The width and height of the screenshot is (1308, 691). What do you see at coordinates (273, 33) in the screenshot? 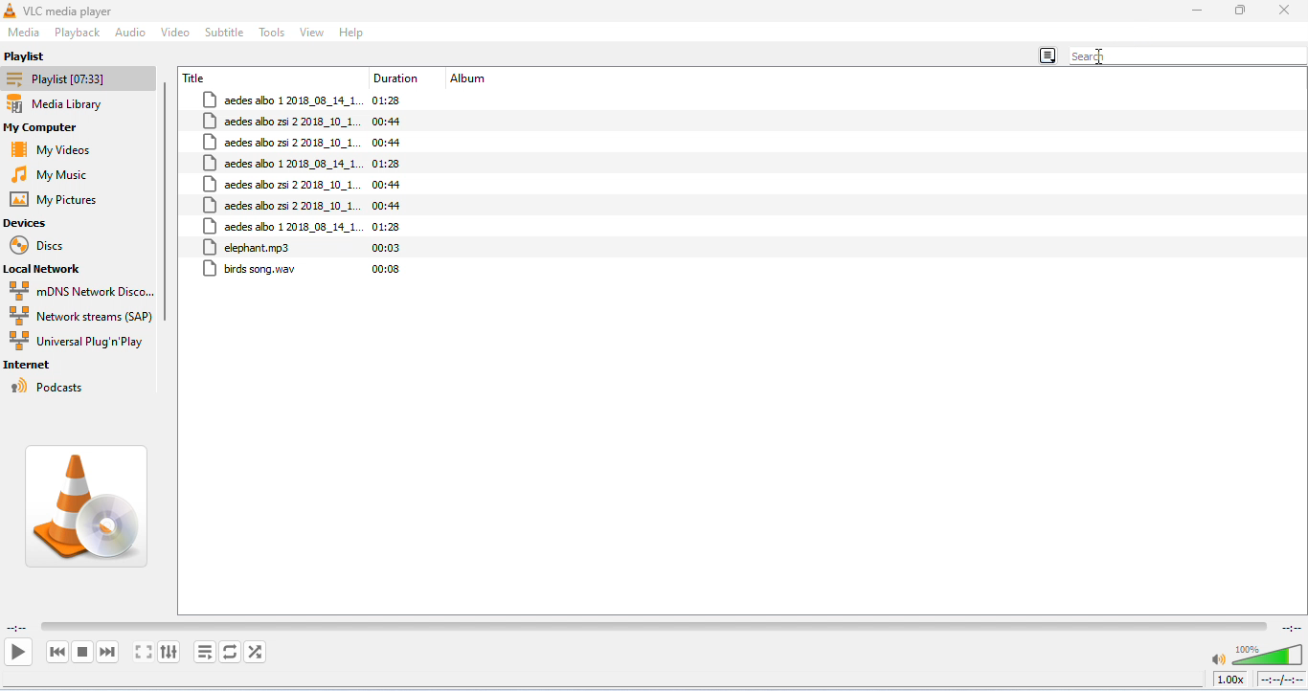
I see `tools` at bounding box center [273, 33].